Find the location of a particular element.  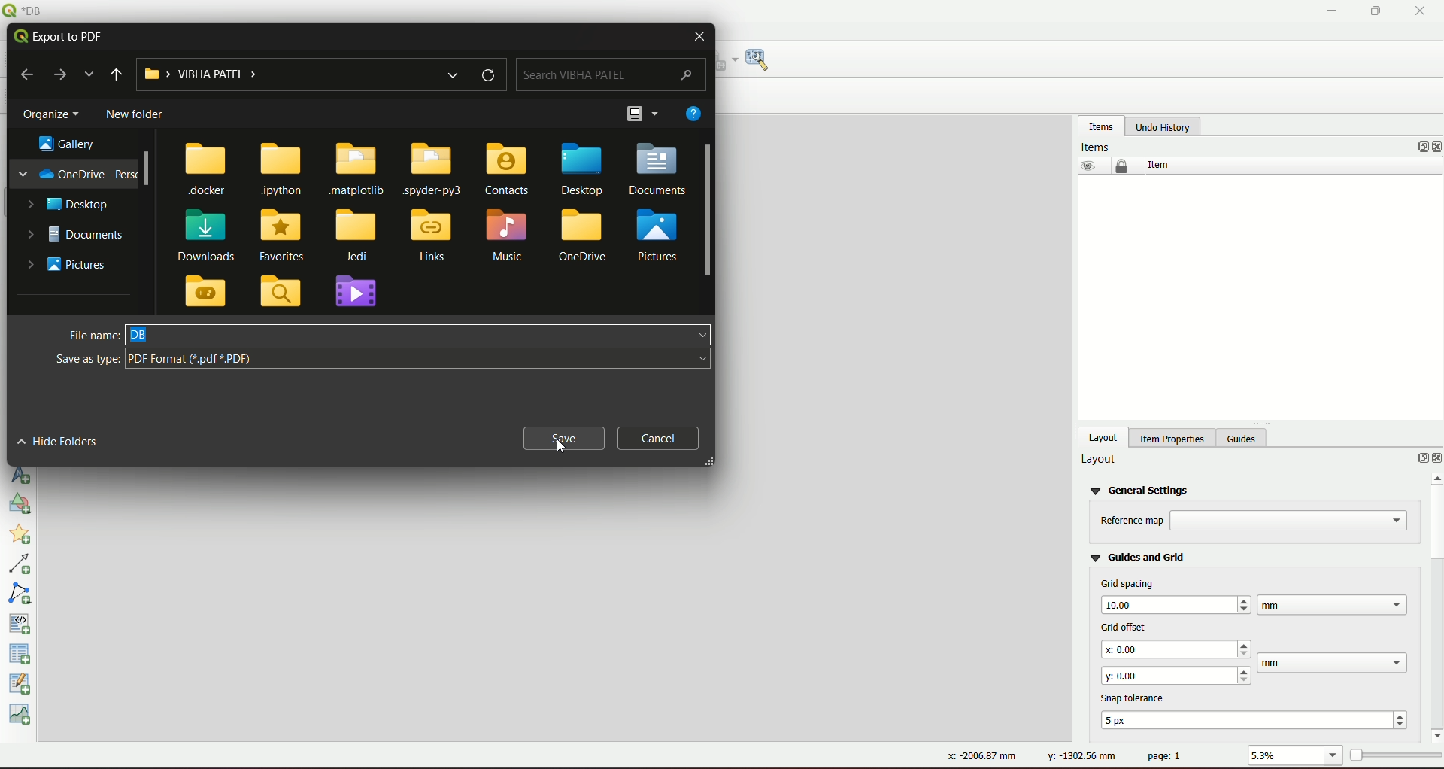

grid offset is located at coordinates (1121, 625).